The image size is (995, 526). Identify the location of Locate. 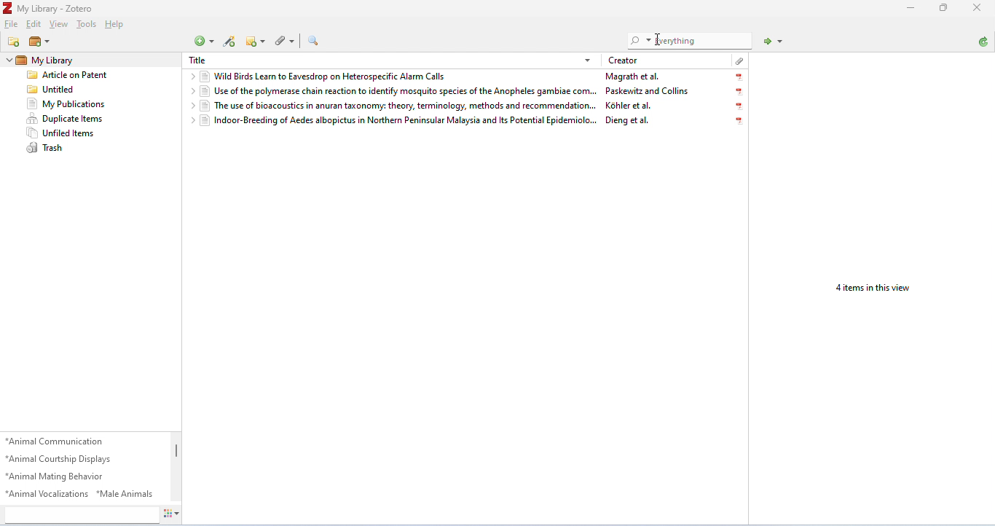
(774, 42).